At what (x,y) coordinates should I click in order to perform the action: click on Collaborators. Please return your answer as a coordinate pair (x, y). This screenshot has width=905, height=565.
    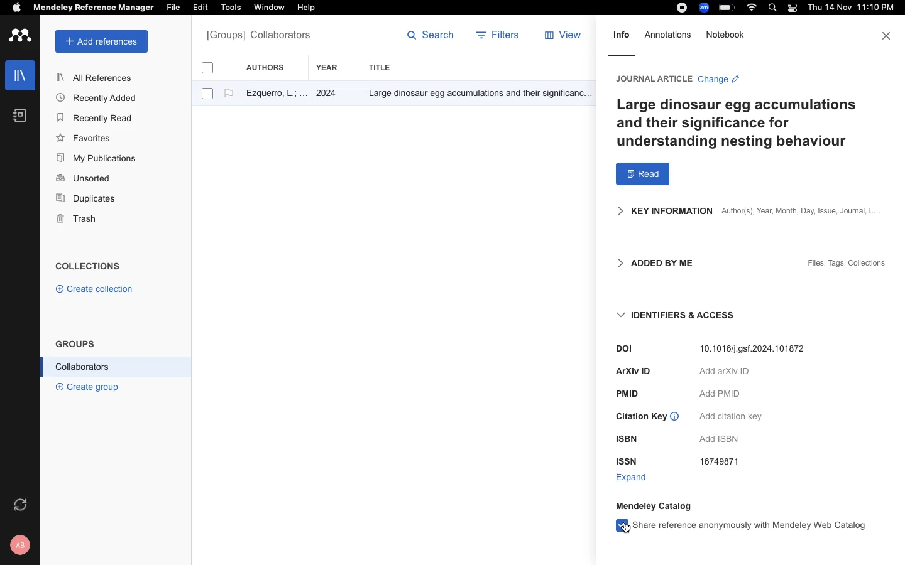
    Looking at the image, I should click on (83, 367).